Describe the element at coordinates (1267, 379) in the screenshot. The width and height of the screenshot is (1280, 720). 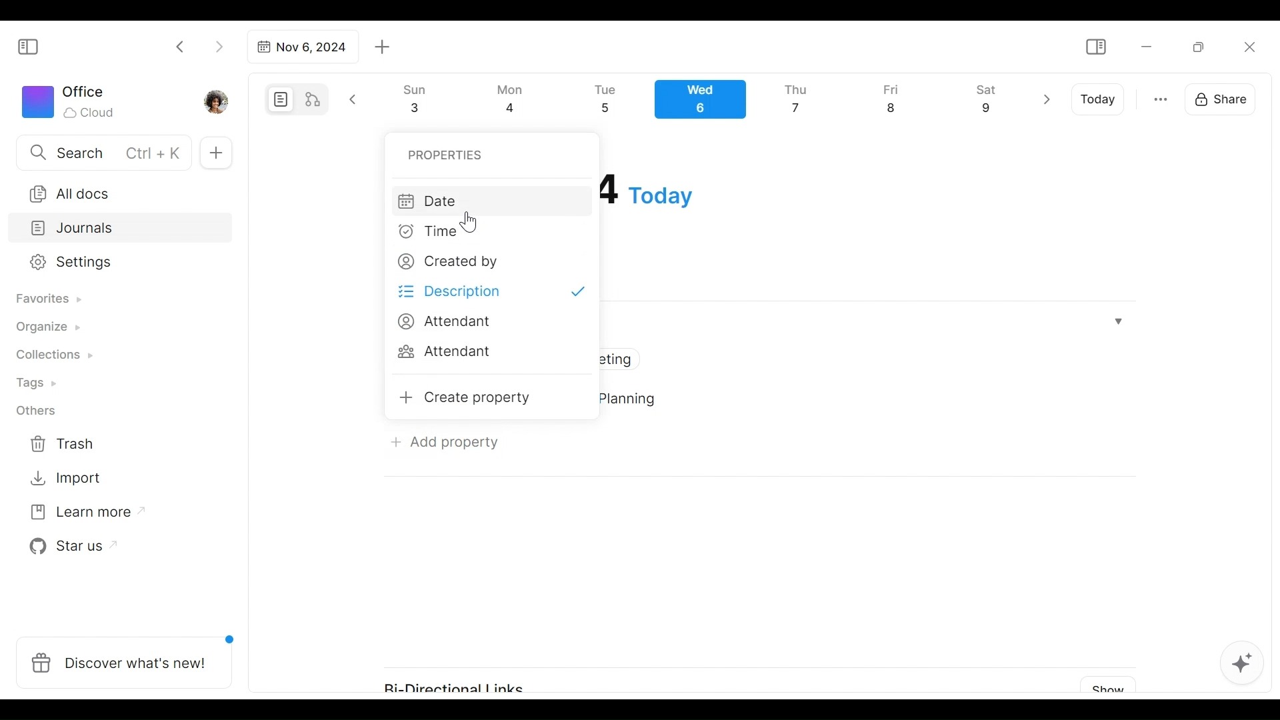
I see `vertical scrollbar` at that location.